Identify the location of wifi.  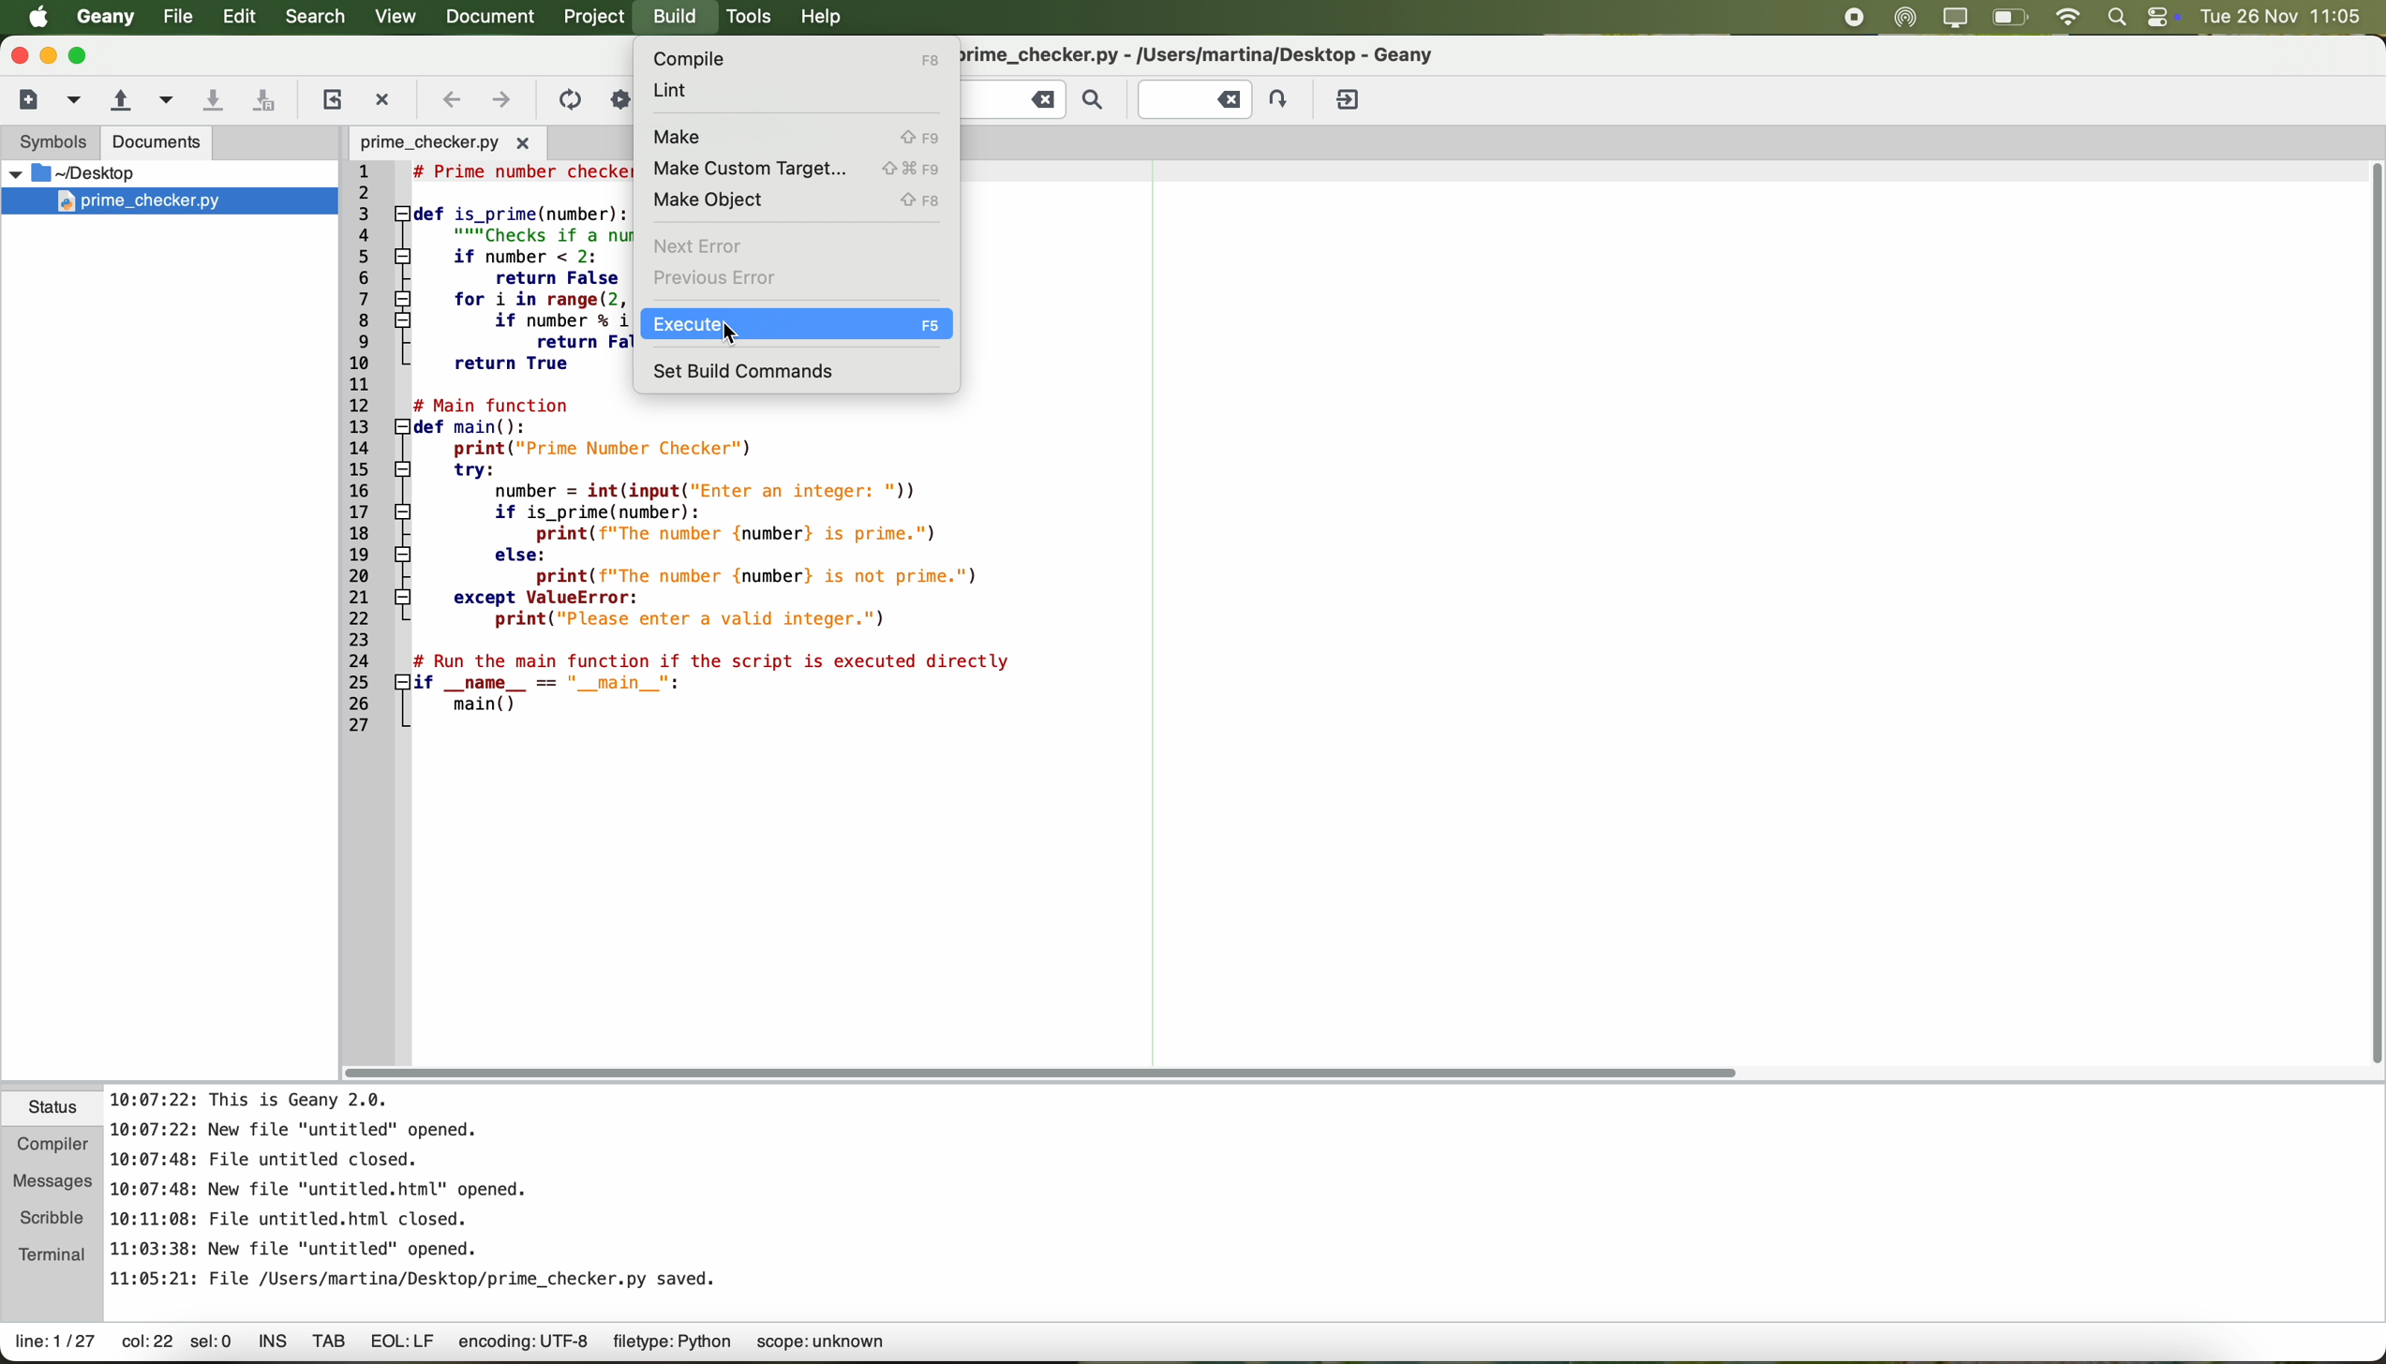
(2069, 17).